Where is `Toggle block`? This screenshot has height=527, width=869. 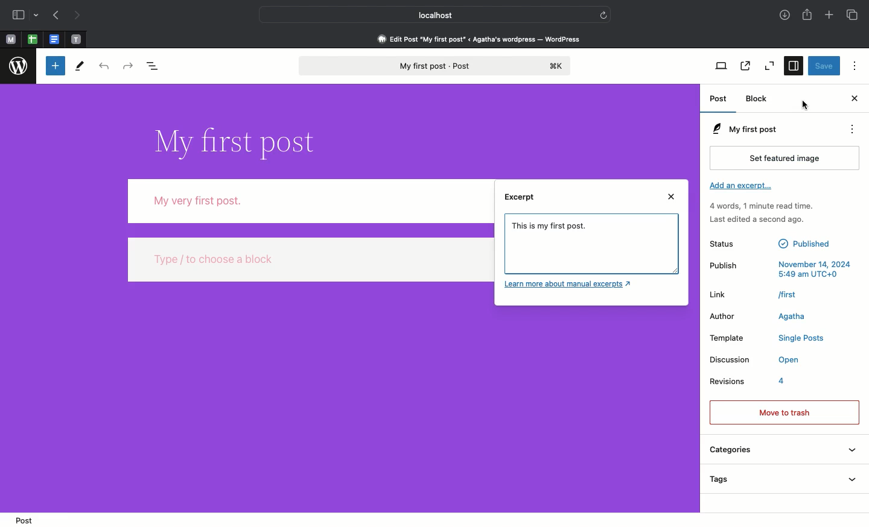 Toggle block is located at coordinates (54, 66).